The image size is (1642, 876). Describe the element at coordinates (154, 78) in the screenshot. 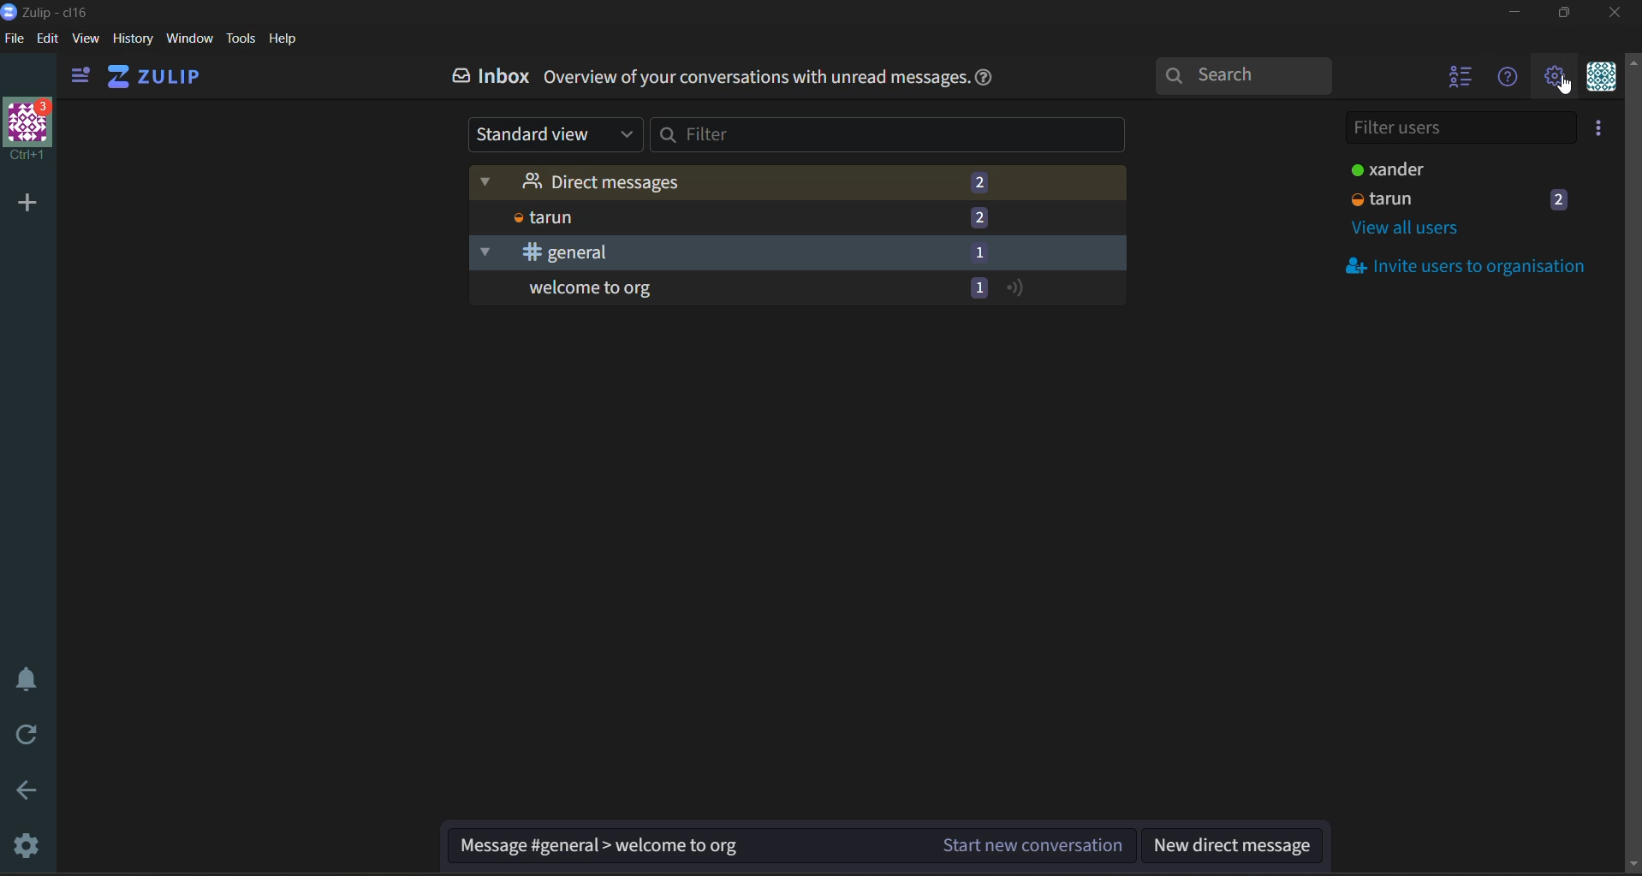

I see `home view` at that location.